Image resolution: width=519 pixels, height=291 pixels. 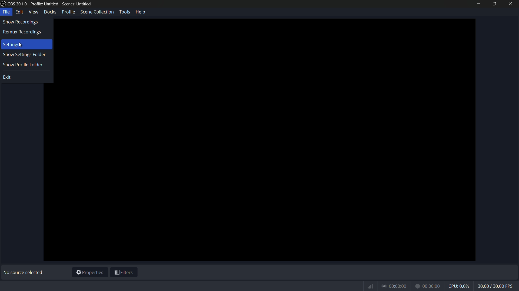 I want to click on maximize or restore, so click(x=494, y=4).